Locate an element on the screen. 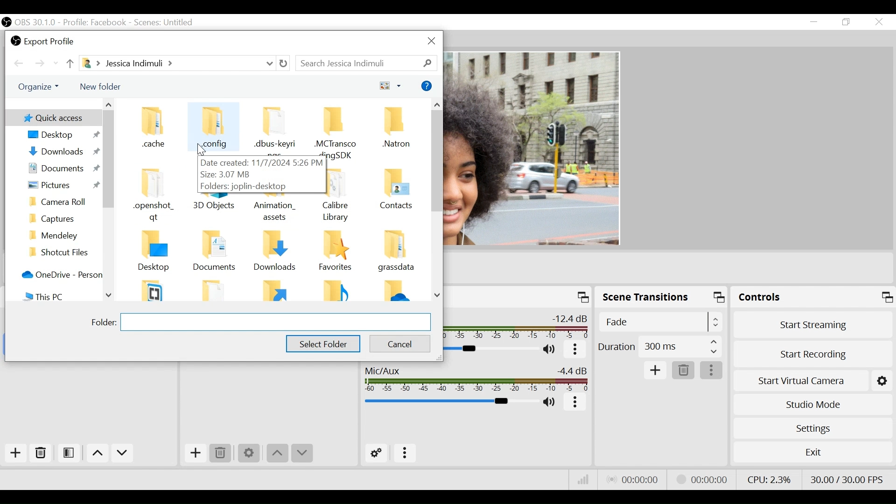 Image resolution: width=896 pixels, height=504 pixels. Profile is located at coordinates (96, 22).